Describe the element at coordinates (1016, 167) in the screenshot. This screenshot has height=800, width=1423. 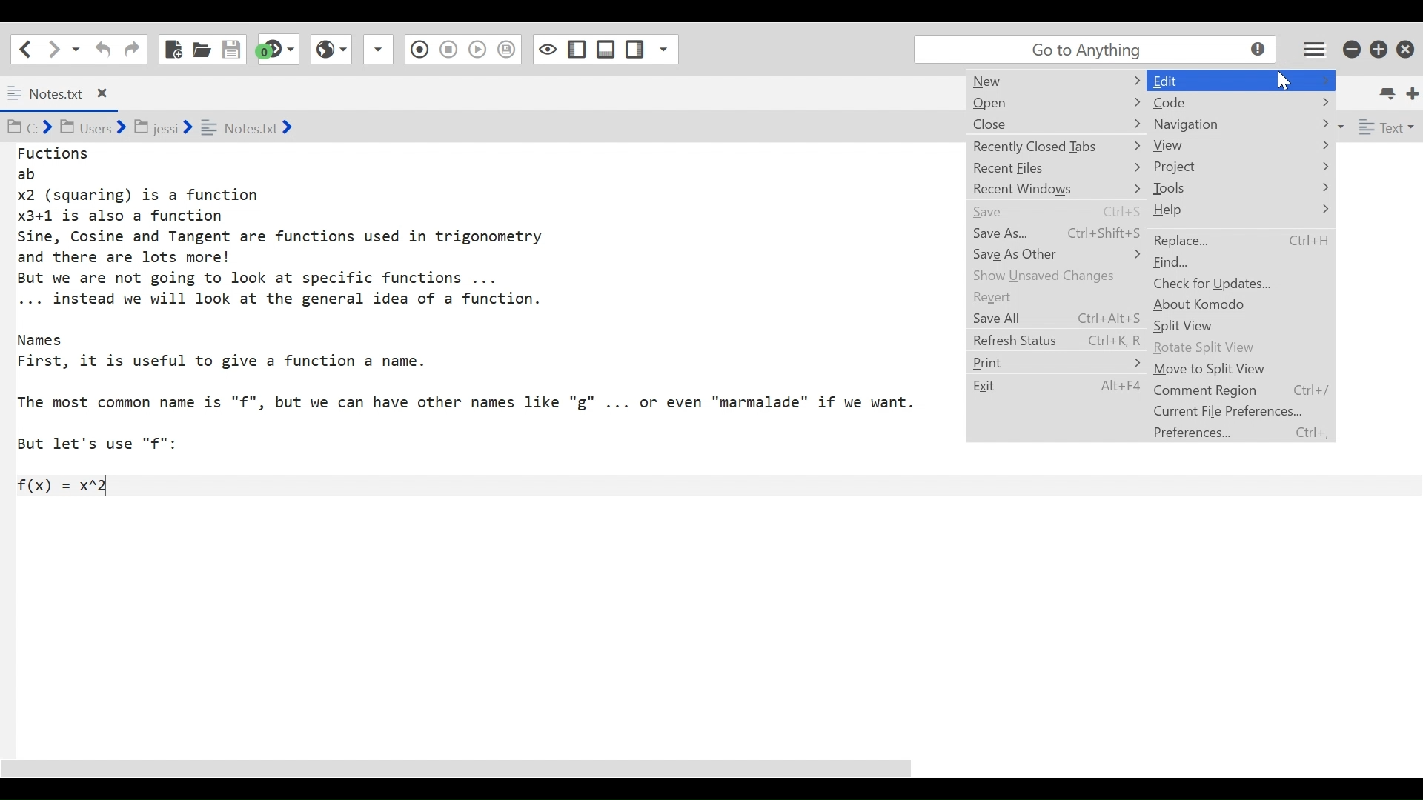
I see `recent flies` at that location.